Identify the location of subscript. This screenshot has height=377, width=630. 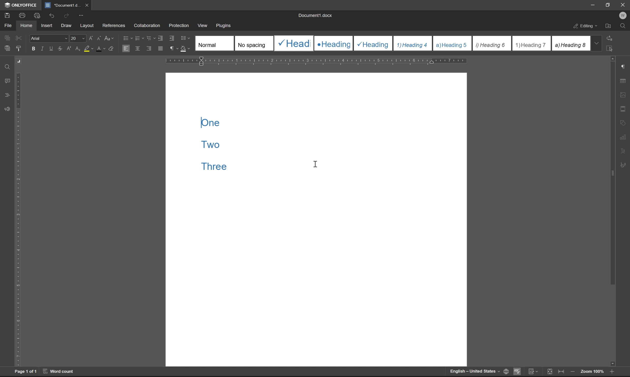
(78, 48).